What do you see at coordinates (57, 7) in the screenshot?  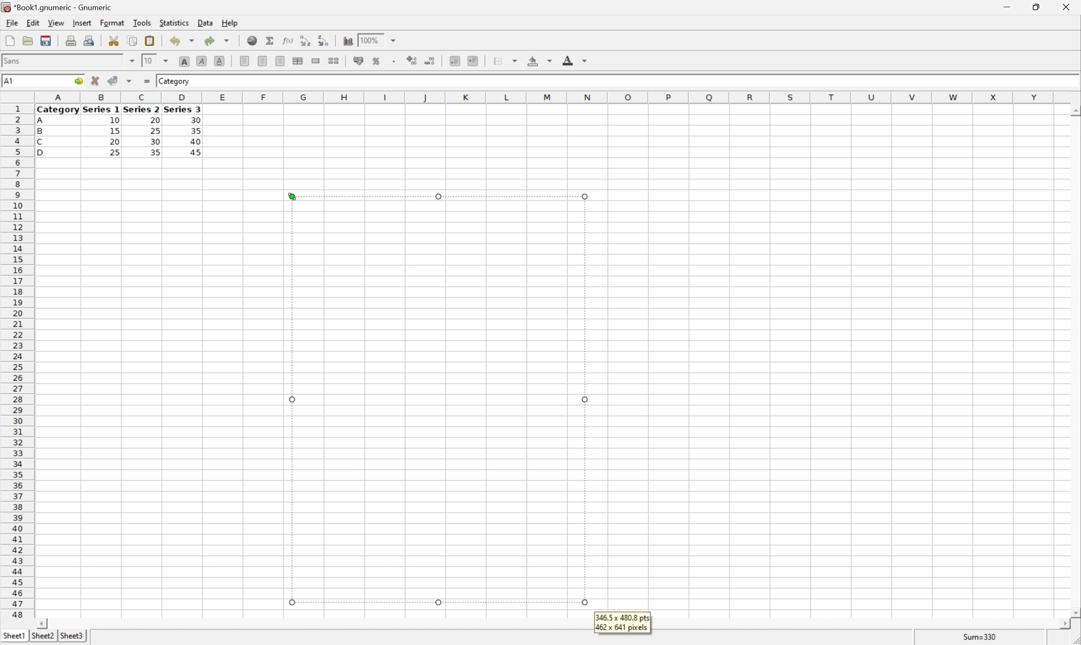 I see `*Book1.gnumeric - Gnumeric` at bounding box center [57, 7].